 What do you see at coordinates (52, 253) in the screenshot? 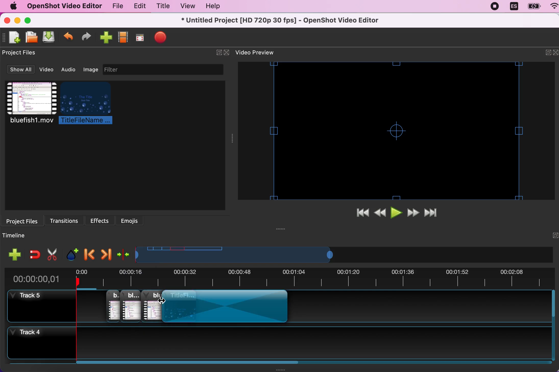
I see `cut` at bounding box center [52, 253].